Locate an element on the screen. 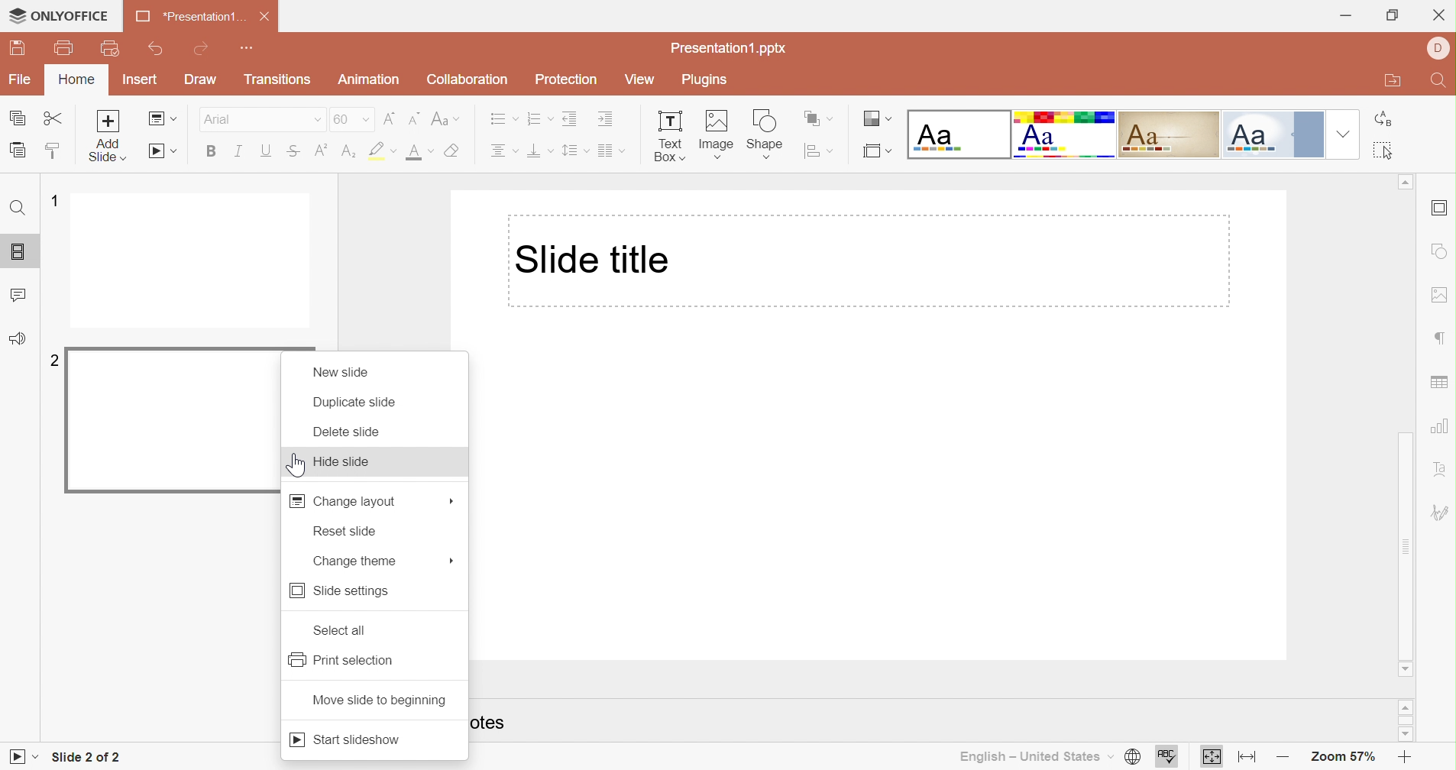 The height and width of the screenshot is (770, 1456). otes is located at coordinates (489, 723).